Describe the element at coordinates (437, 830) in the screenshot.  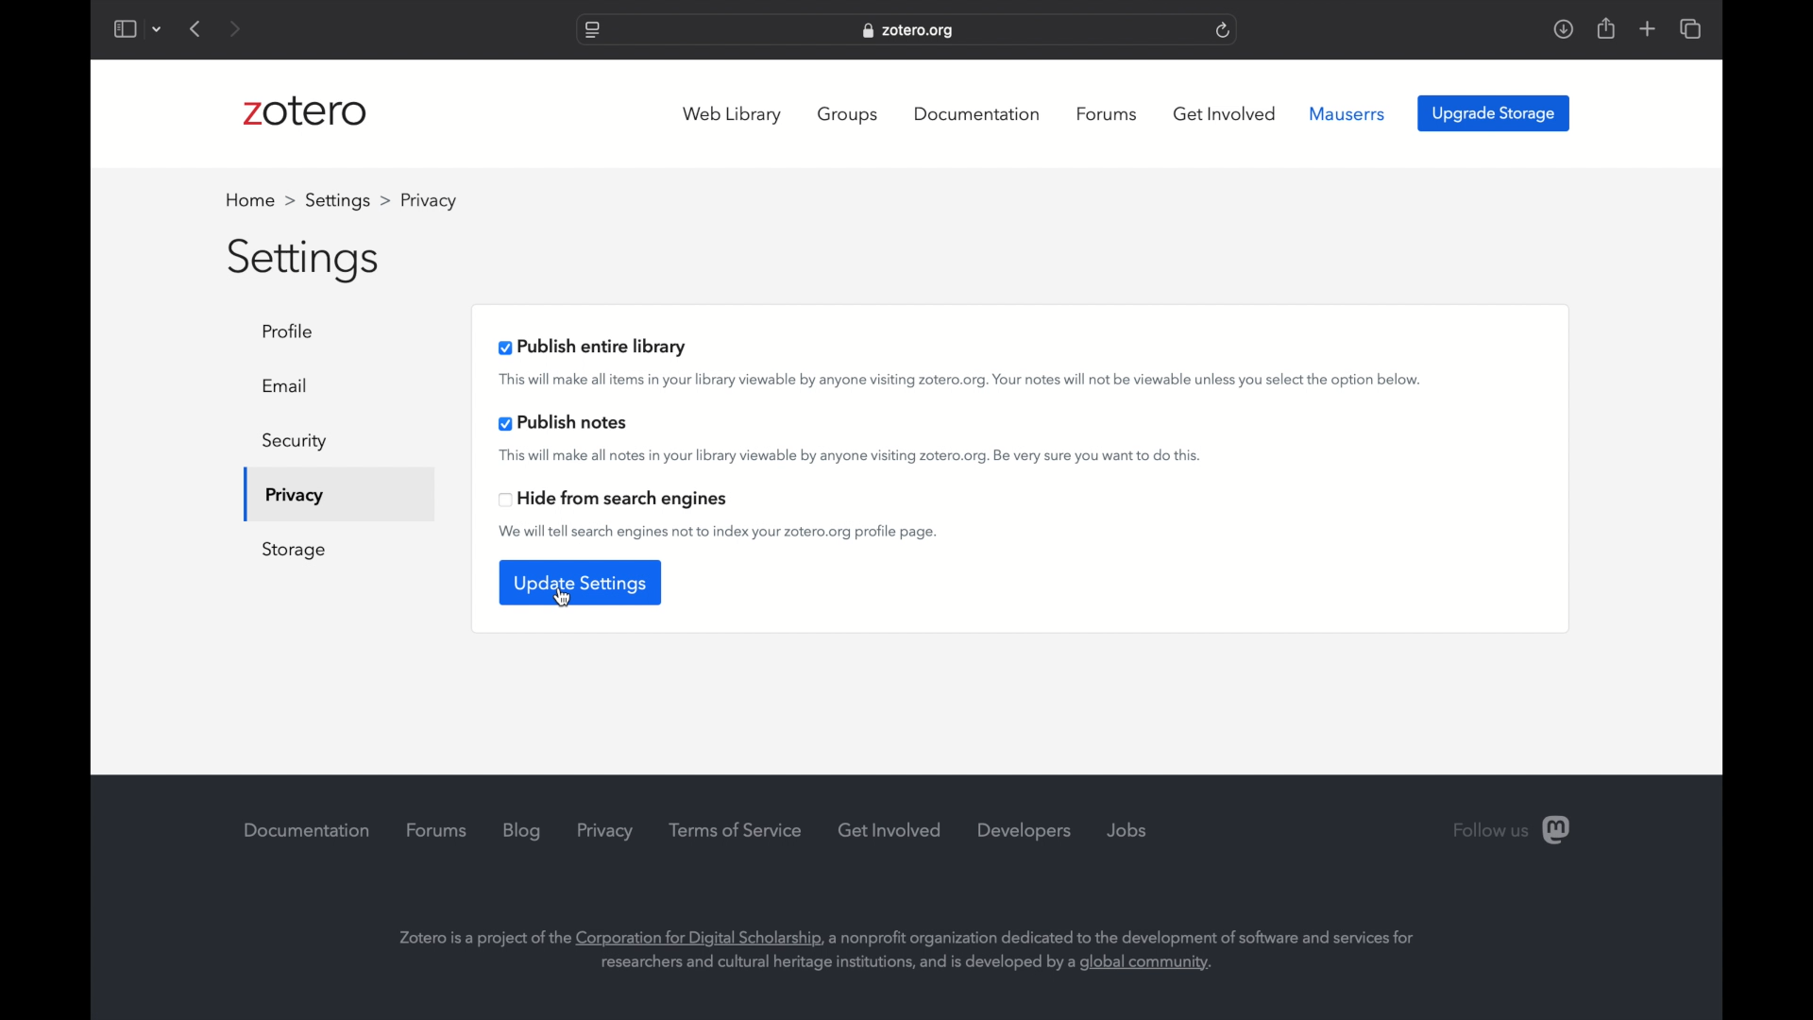
I see `forums` at that location.